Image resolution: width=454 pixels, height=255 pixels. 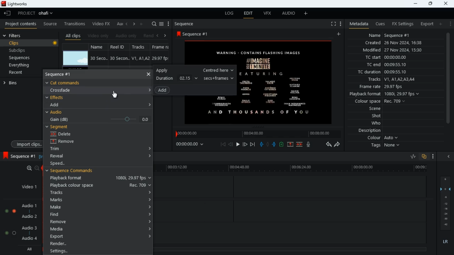 I want to click on close, so click(x=447, y=3).